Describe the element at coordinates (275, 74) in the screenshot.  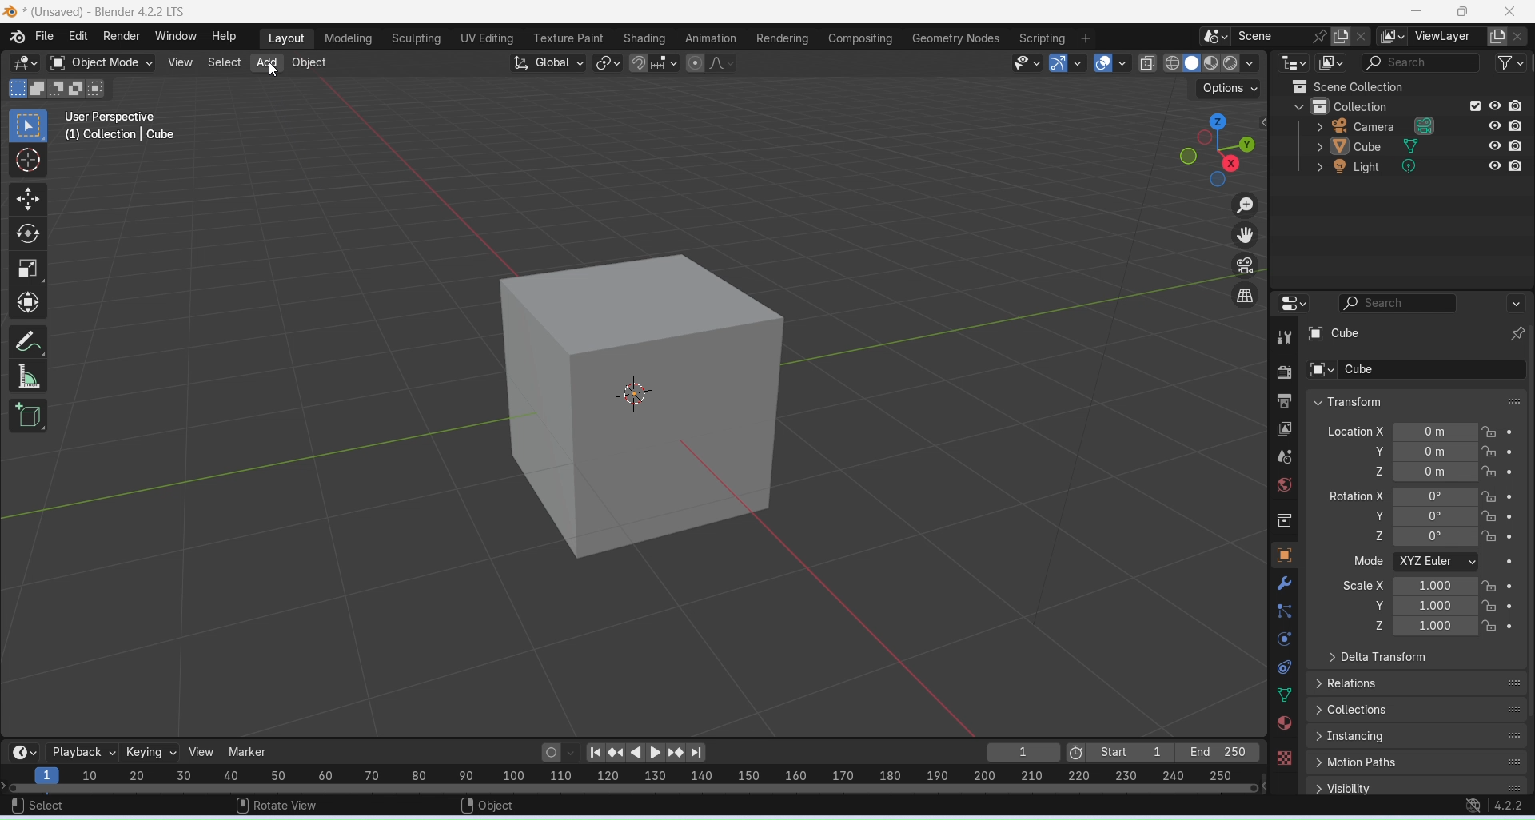
I see `cursor` at that location.